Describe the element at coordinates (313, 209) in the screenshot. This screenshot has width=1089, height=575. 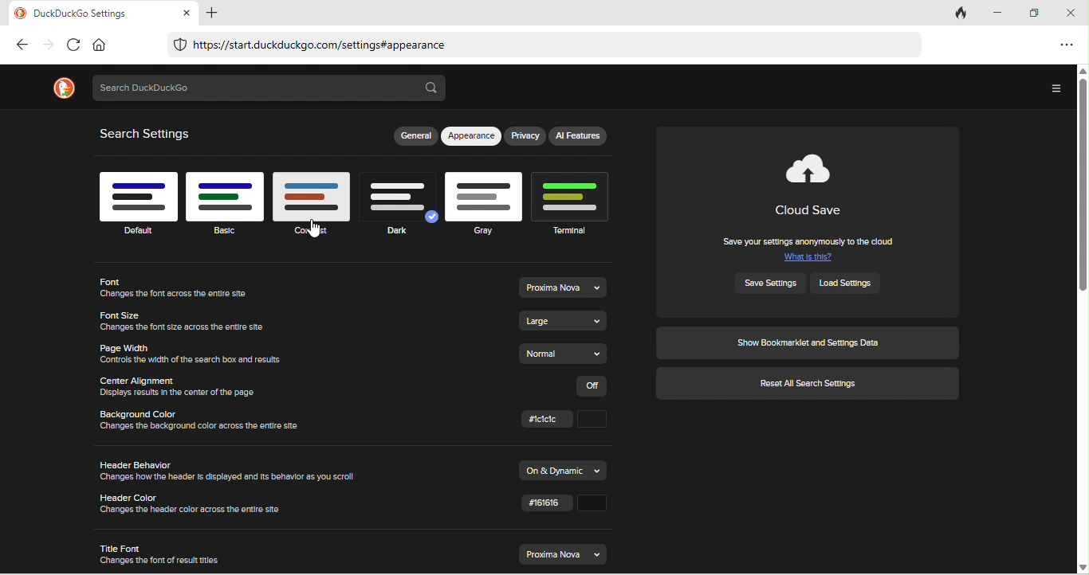
I see `contrast` at that location.